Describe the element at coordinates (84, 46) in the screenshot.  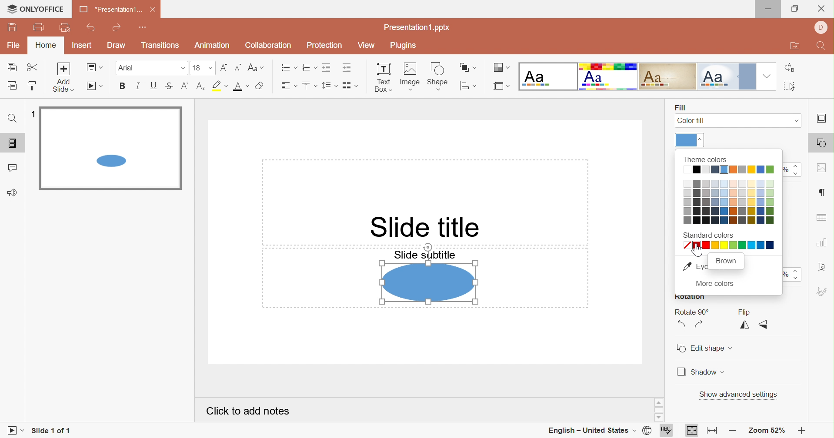
I see `Insert` at that location.